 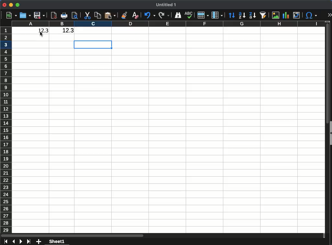 What do you see at coordinates (327, 73) in the screenshot?
I see `Vertical slide bar` at bounding box center [327, 73].